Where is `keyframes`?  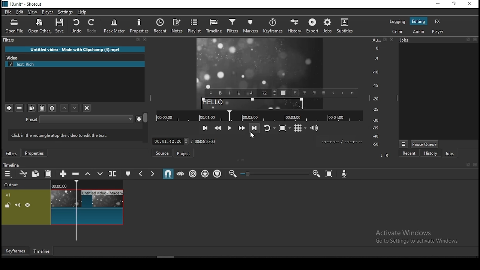
keyframes is located at coordinates (16, 251).